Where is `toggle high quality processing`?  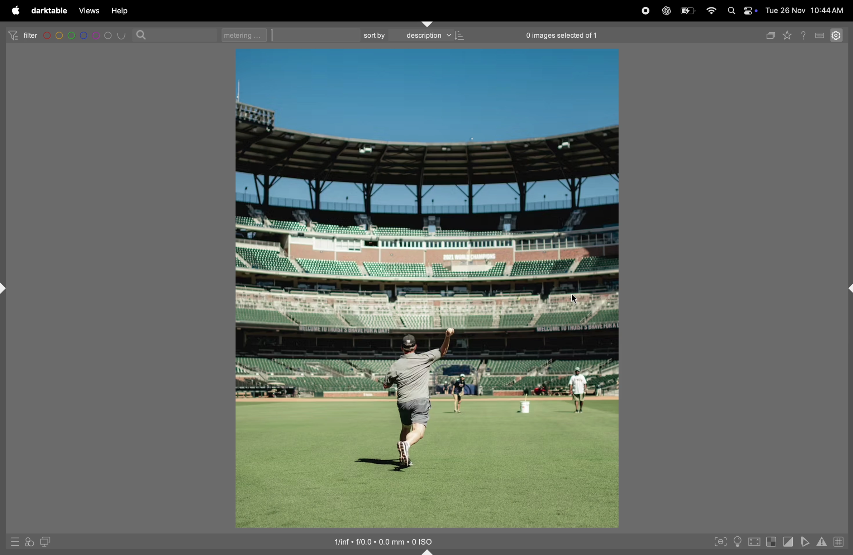
toggle high quality processing is located at coordinates (755, 541).